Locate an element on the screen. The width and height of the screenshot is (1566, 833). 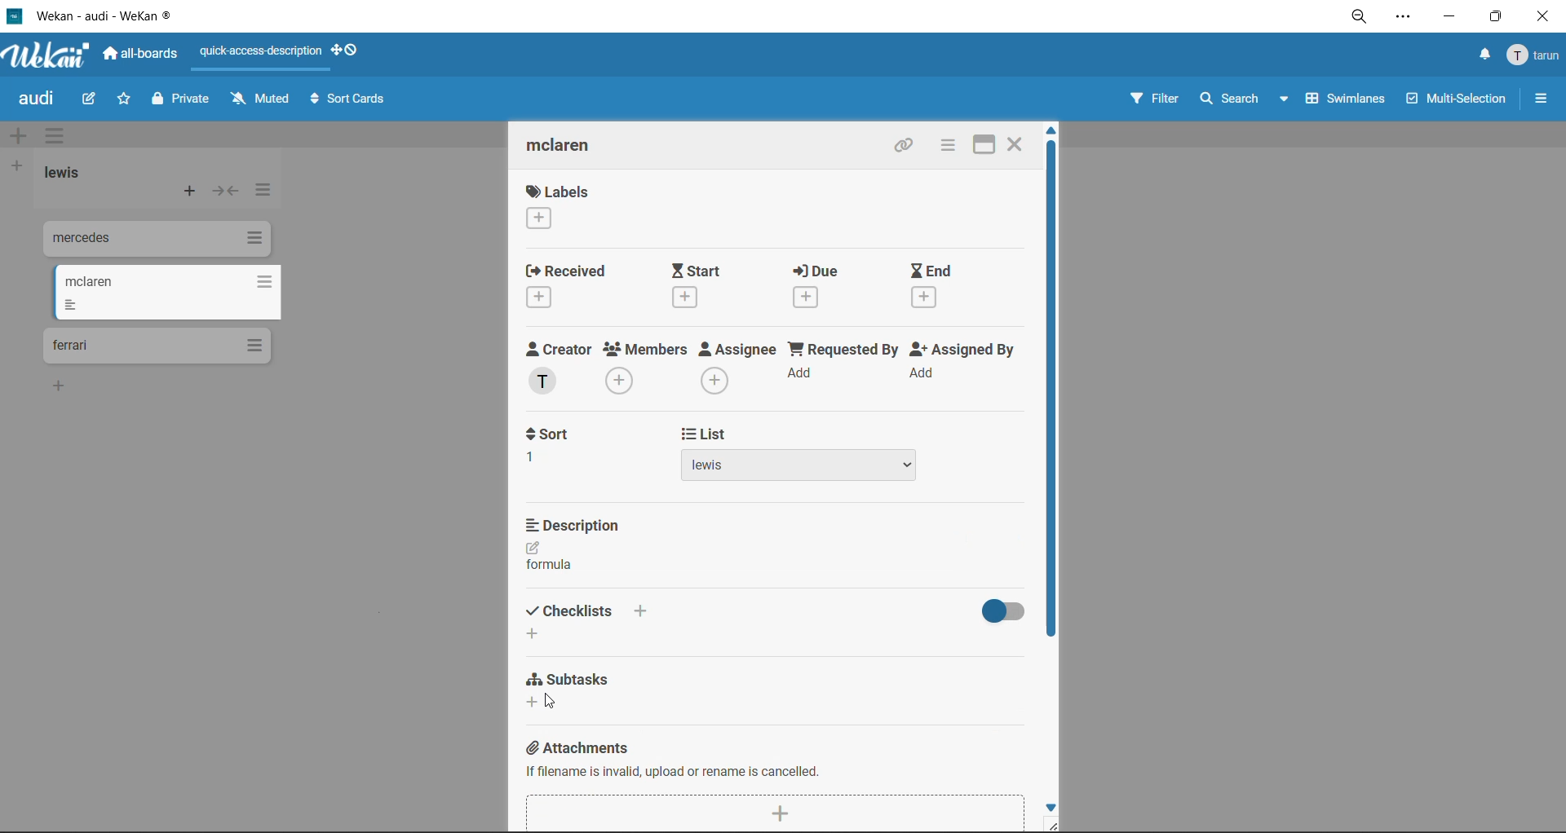
zoom is located at coordinates (1359, 18).